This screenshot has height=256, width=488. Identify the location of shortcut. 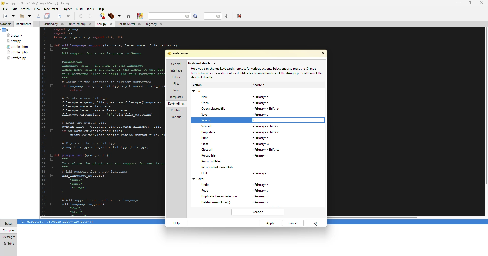
(261, 156).